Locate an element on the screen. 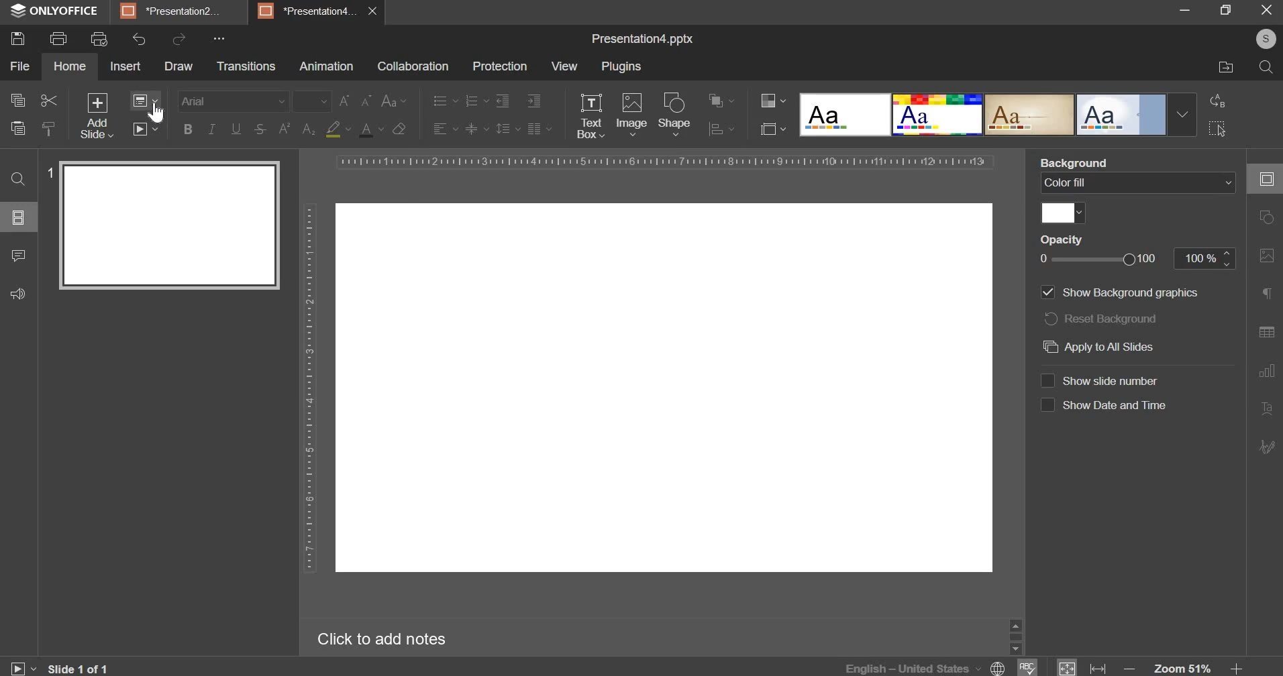 This screenshot has width=1283, height=676. fill color is located at coordinates (336, 129).